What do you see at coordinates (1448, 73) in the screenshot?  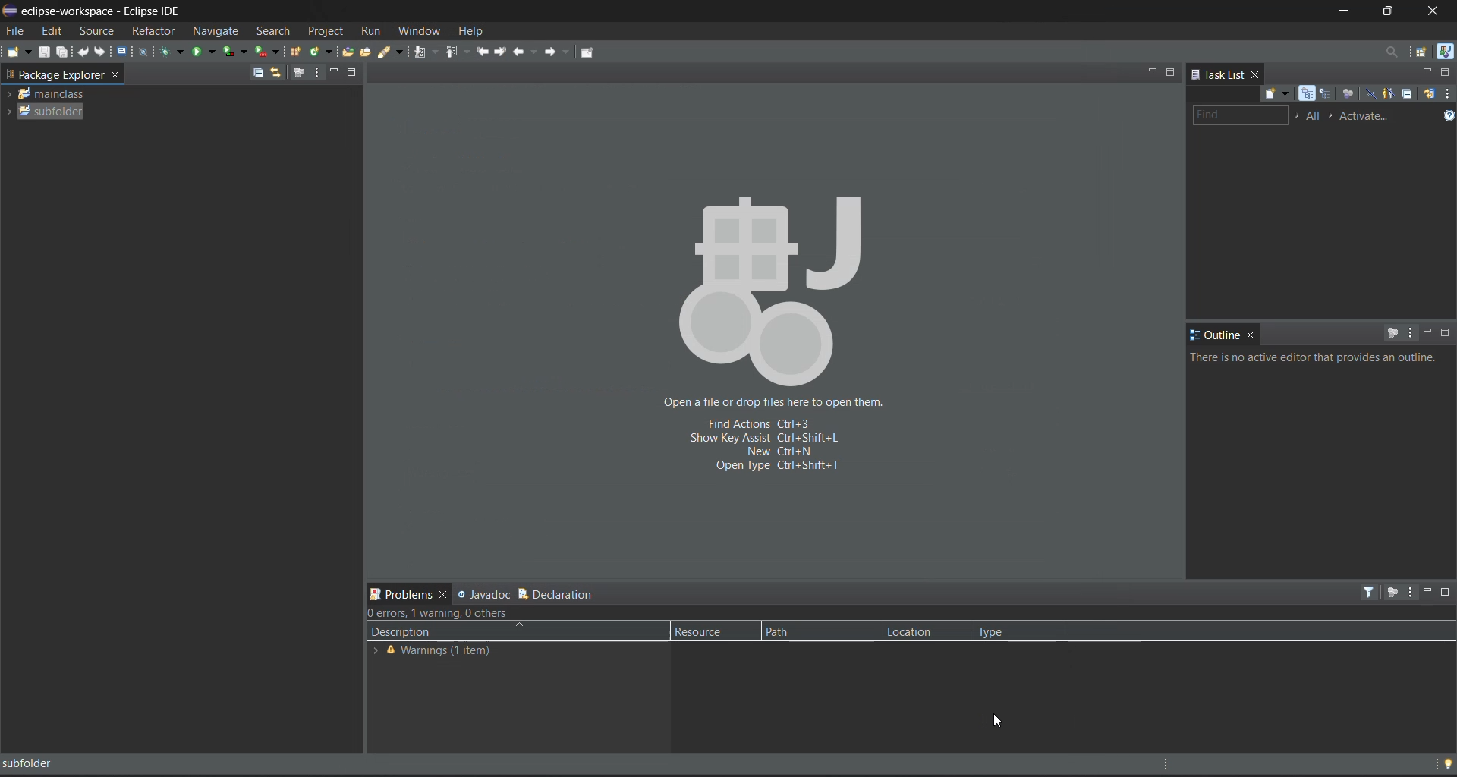 I see `maximize` at bounding box center [1448, 73].